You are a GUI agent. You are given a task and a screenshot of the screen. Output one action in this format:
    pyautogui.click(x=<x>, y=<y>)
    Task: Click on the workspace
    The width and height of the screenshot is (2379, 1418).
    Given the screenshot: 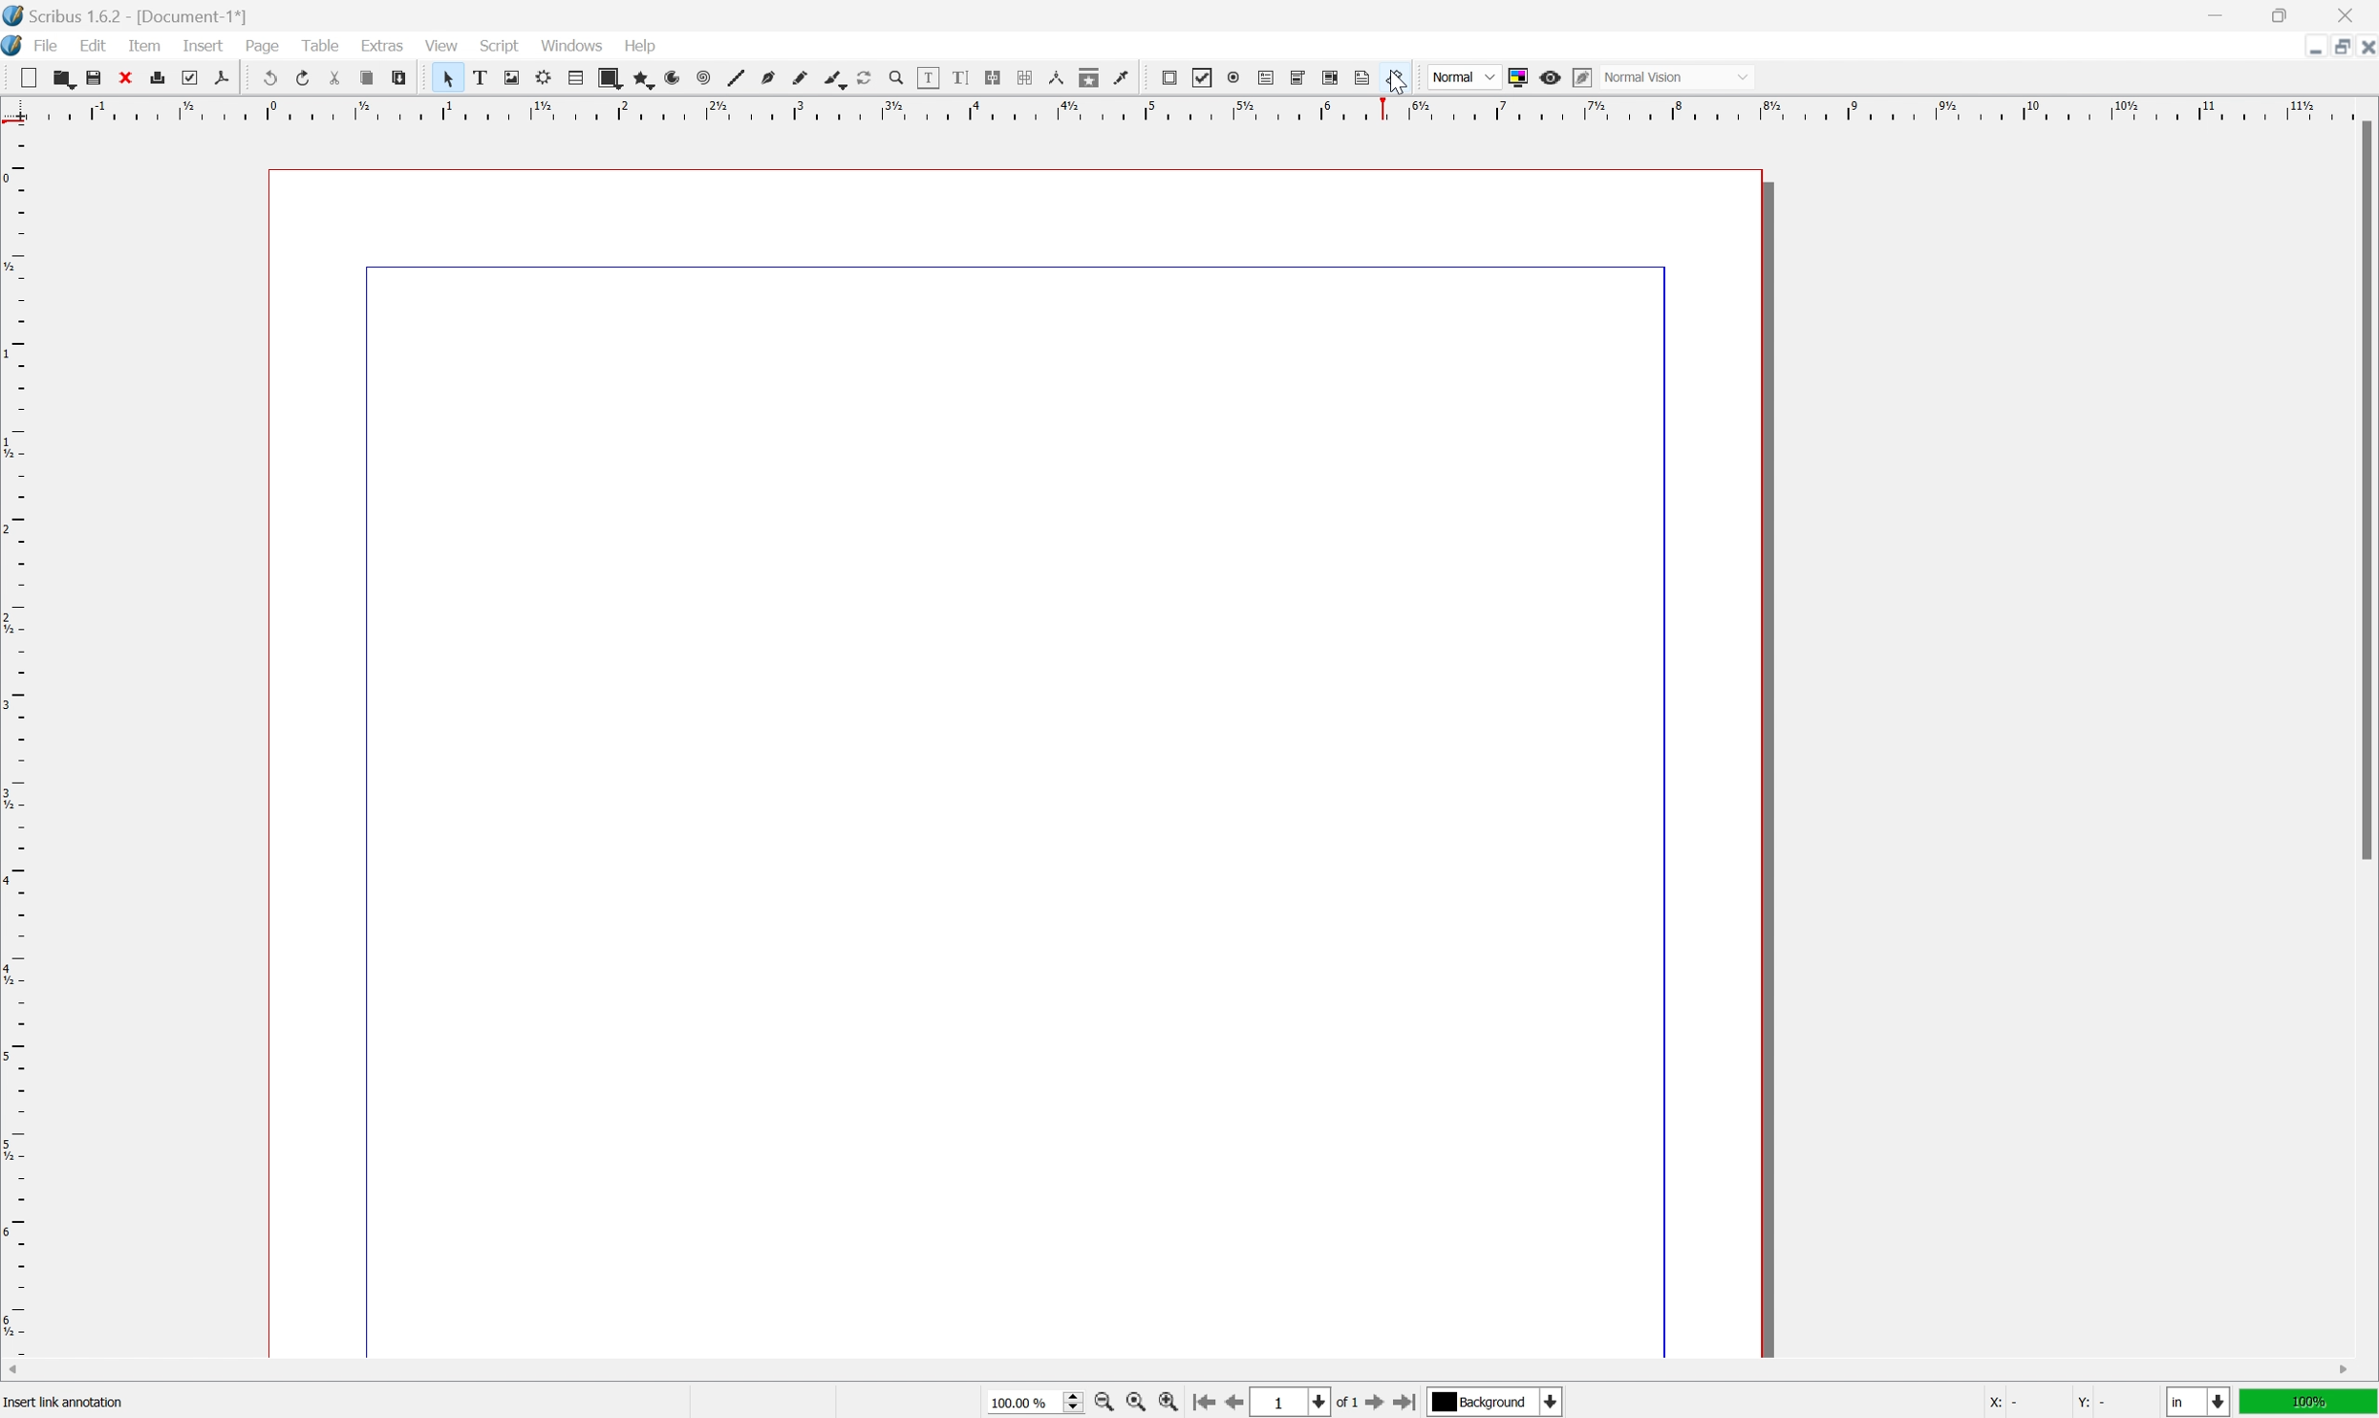 What is the action you would take?
    pyautogui.click(x=1020, y=755)
    